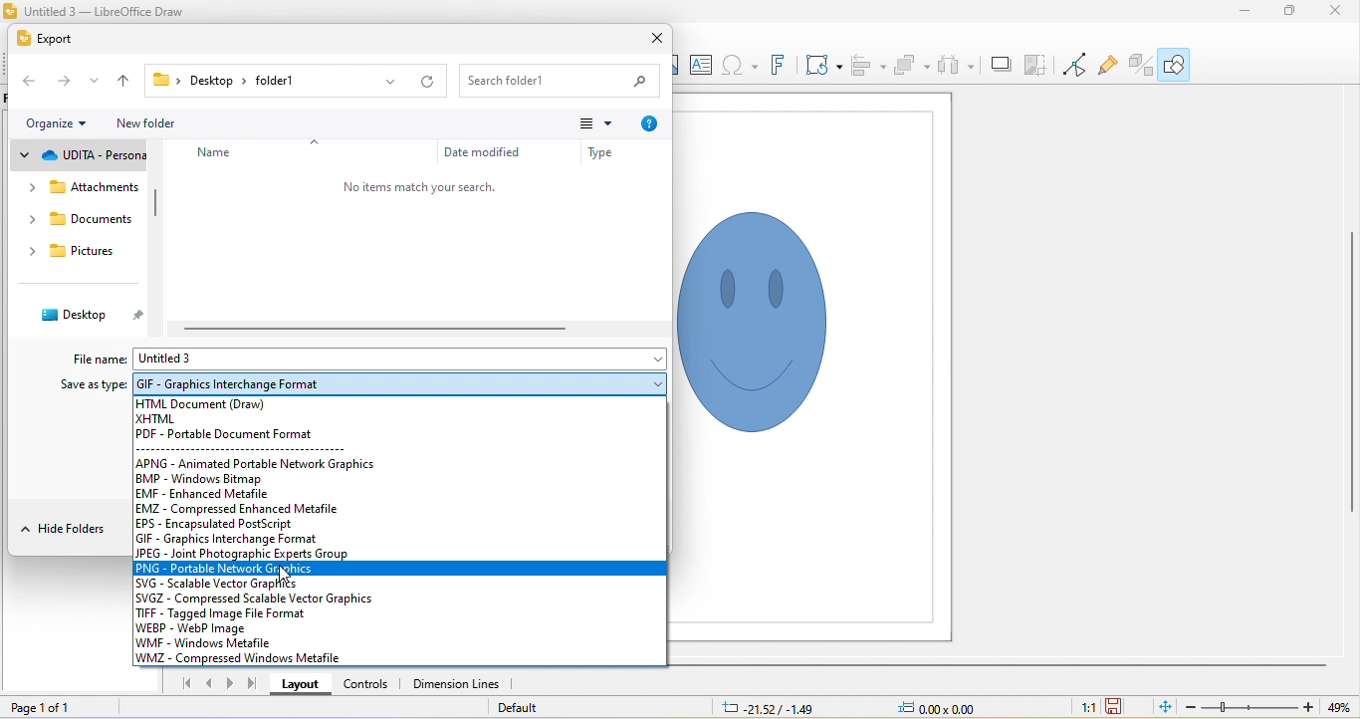 The image size is (1360, 719). I want to click on page 1 of 1, so click(42, 708).